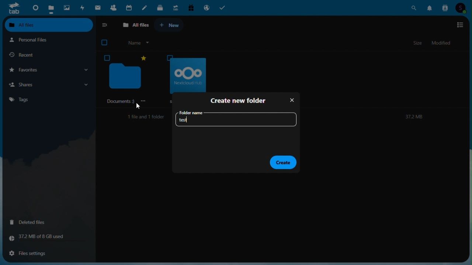 The width and height of the screenshot is (472, 265). What do you see at coordinates (238, 100) in the screenshot?
I see `Create new folder` at bounding box center [238, 100].